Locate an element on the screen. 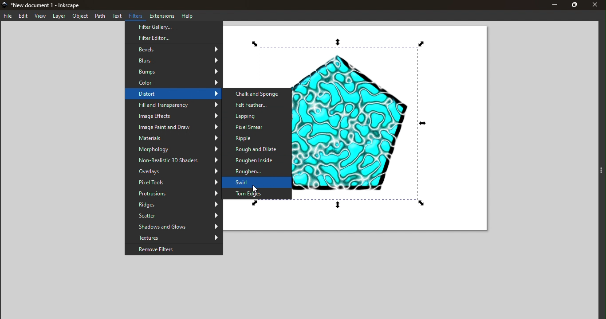 The image size is (606, 319). Ripple is located at coordinates (257, 139).